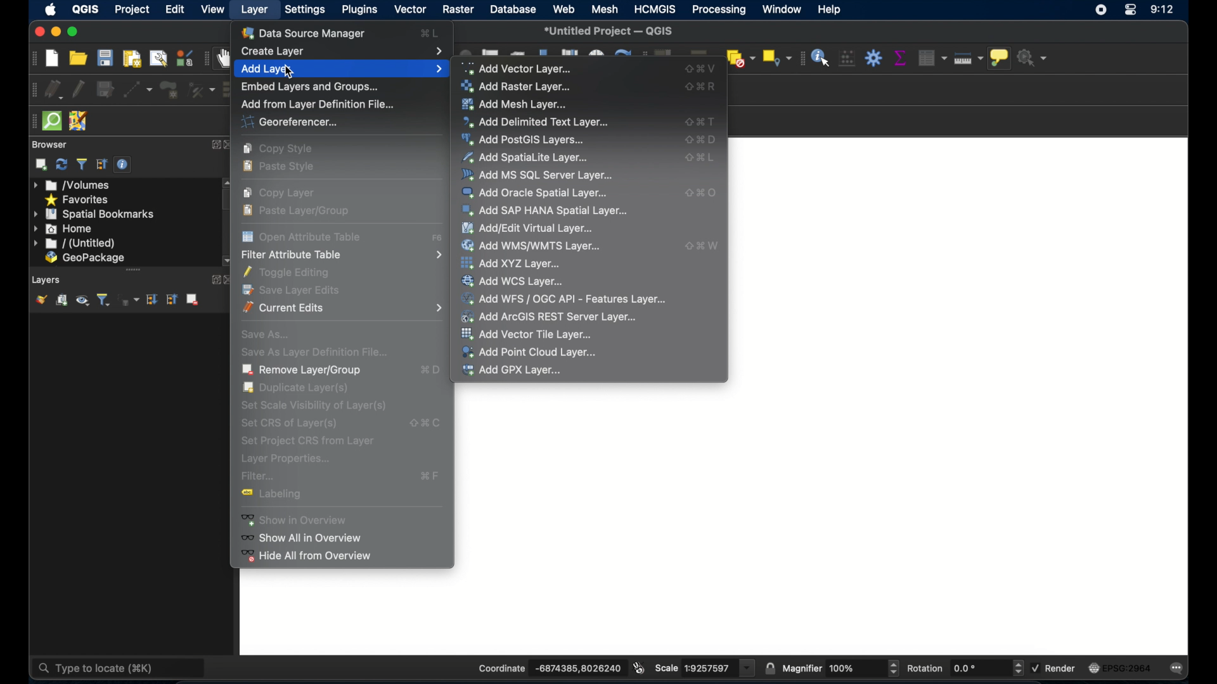 This screenshot has height=684, width=1217. Describe the element at coordinates (81, 164) in the screenshot. I see `filter browser` at that location.